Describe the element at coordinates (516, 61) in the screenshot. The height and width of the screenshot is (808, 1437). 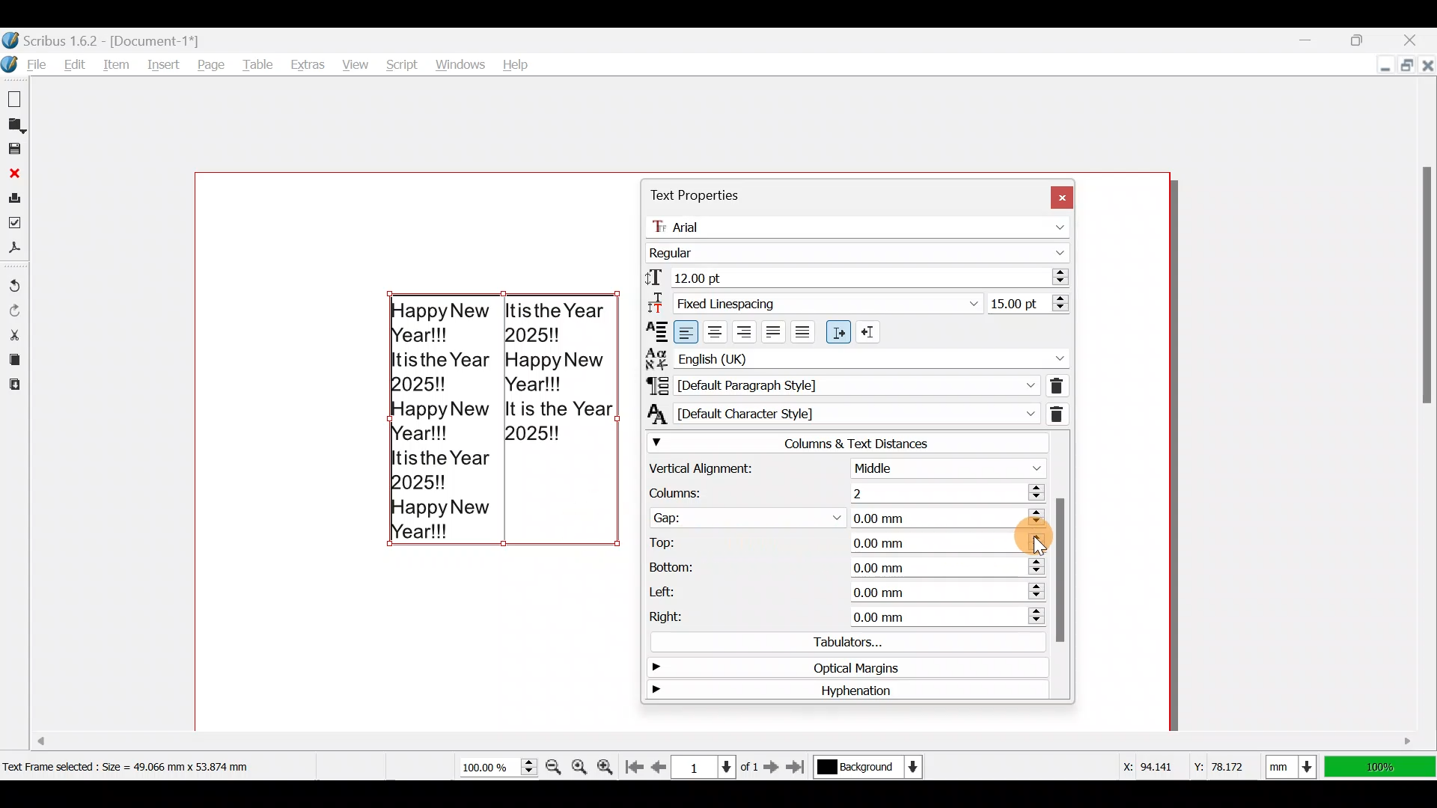
I see `Help` at that location.